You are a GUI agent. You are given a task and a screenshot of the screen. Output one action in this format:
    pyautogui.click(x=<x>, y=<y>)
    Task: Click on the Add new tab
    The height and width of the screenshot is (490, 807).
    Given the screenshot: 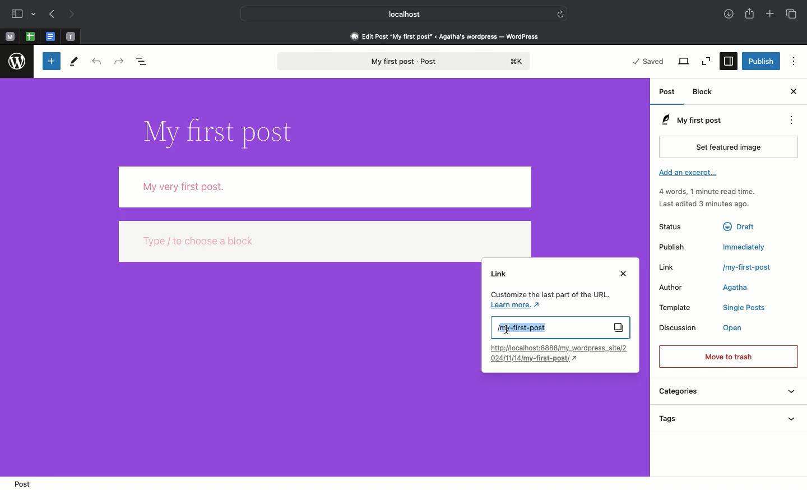 What is the action you would take?
    pyautogui.click(x=771, y=15)
    